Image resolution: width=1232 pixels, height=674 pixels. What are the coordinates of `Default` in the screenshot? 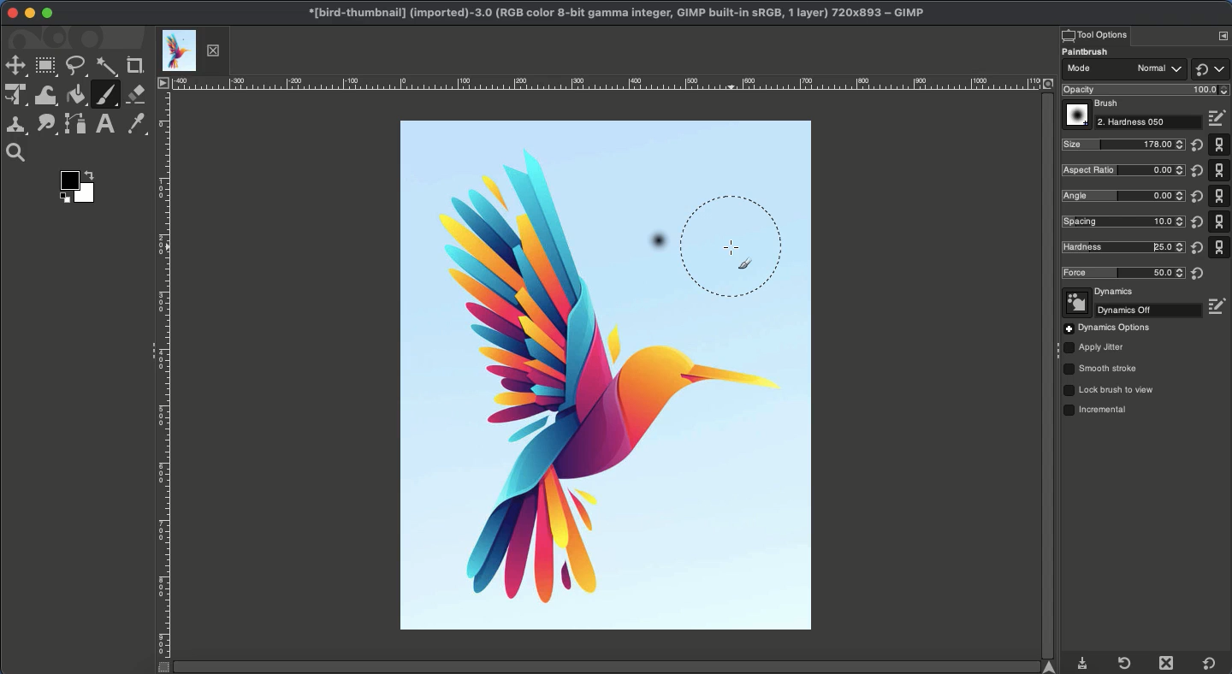 It's located at (1210, 68).